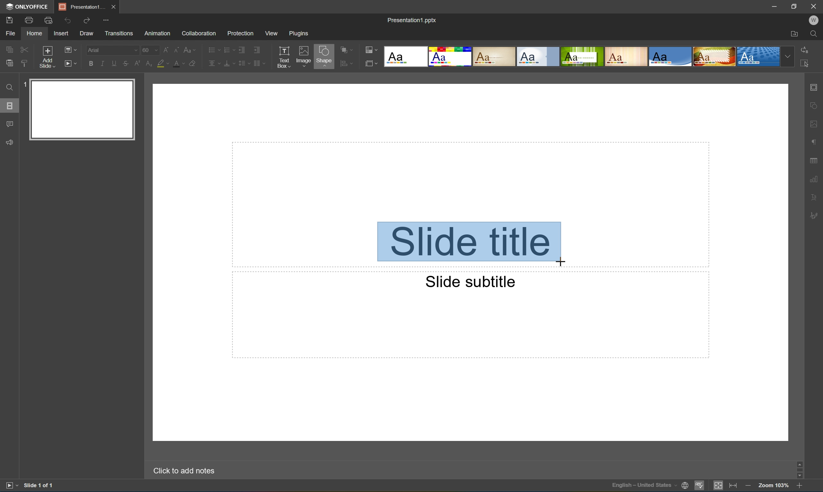 The height and width of the screenshot is (492, 823). Describe the element at coordinates (807, 49) in the screenshot. I see `Replace` at that location.